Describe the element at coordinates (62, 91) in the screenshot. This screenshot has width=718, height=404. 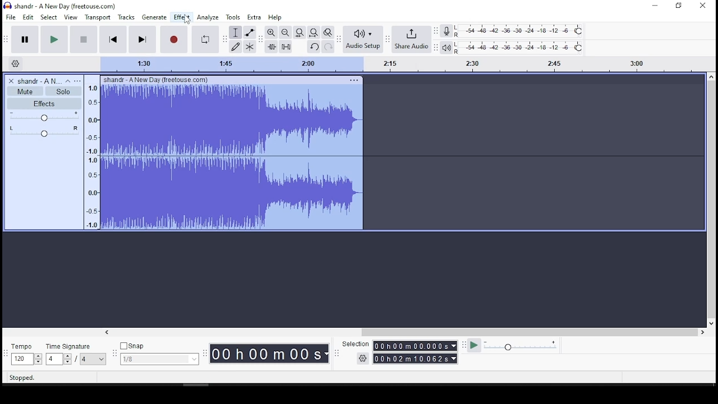
I see `solo` at that location.